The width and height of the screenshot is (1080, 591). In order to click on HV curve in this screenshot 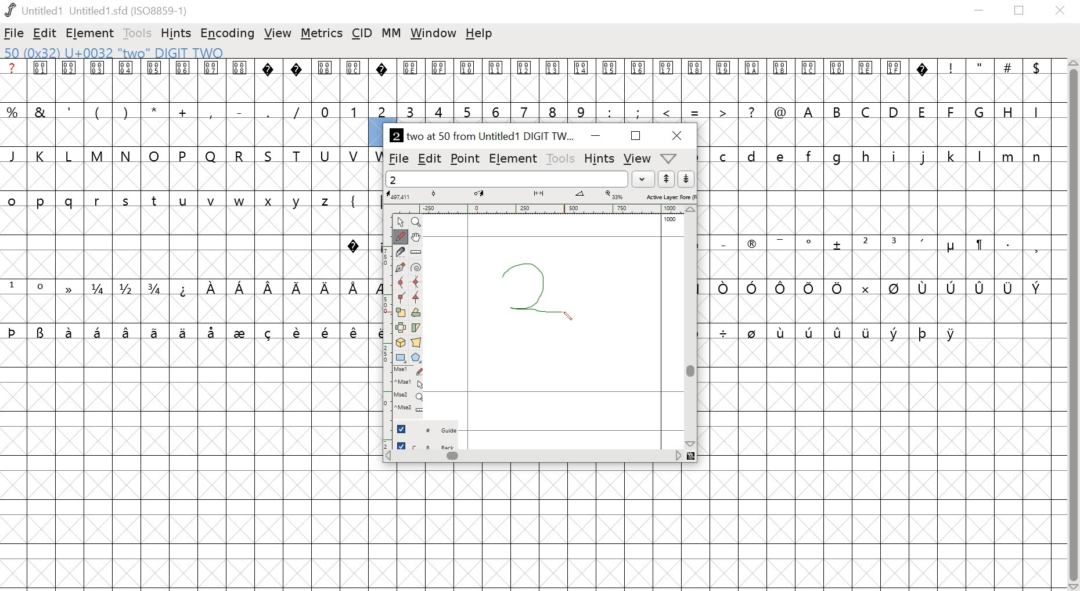, I will do `click(416, 283)`.